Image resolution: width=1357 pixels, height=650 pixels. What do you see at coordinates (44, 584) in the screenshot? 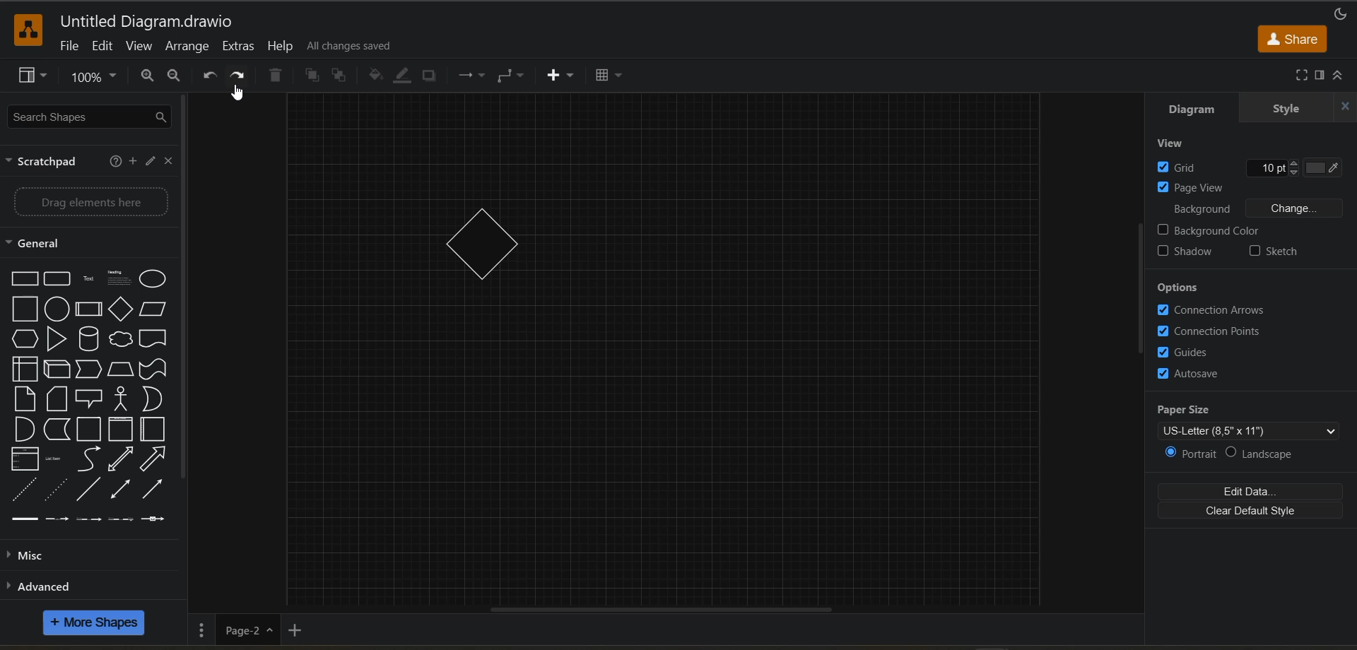
I see `advanced` at bounding box center [44, 584].